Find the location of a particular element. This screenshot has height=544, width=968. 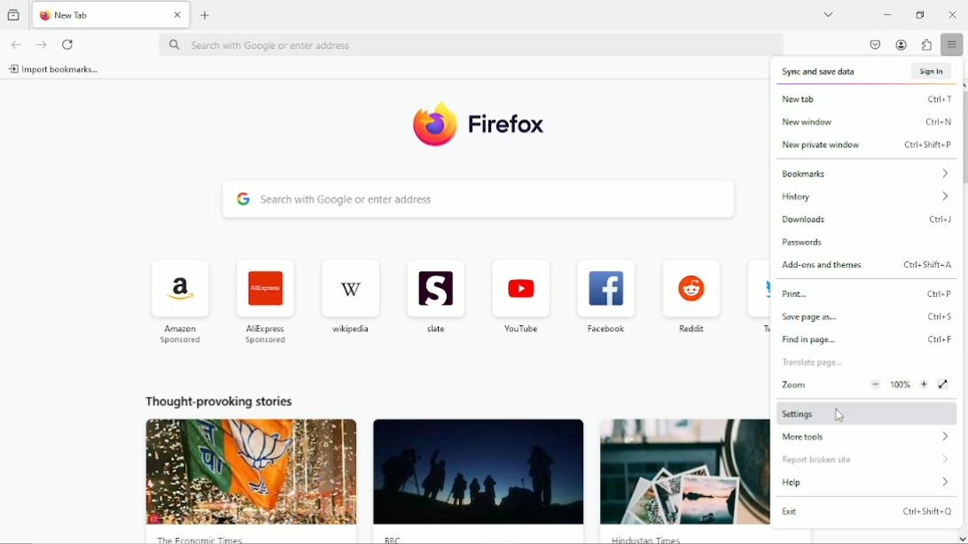

reddit is located at coordinates (691, 283).